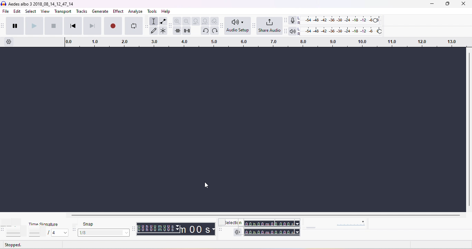 Image resolution: width=472 pixels, height=249 pixels. Describe the element at coordinates (269, 232) in the screenshot. I see `total time` at that location.